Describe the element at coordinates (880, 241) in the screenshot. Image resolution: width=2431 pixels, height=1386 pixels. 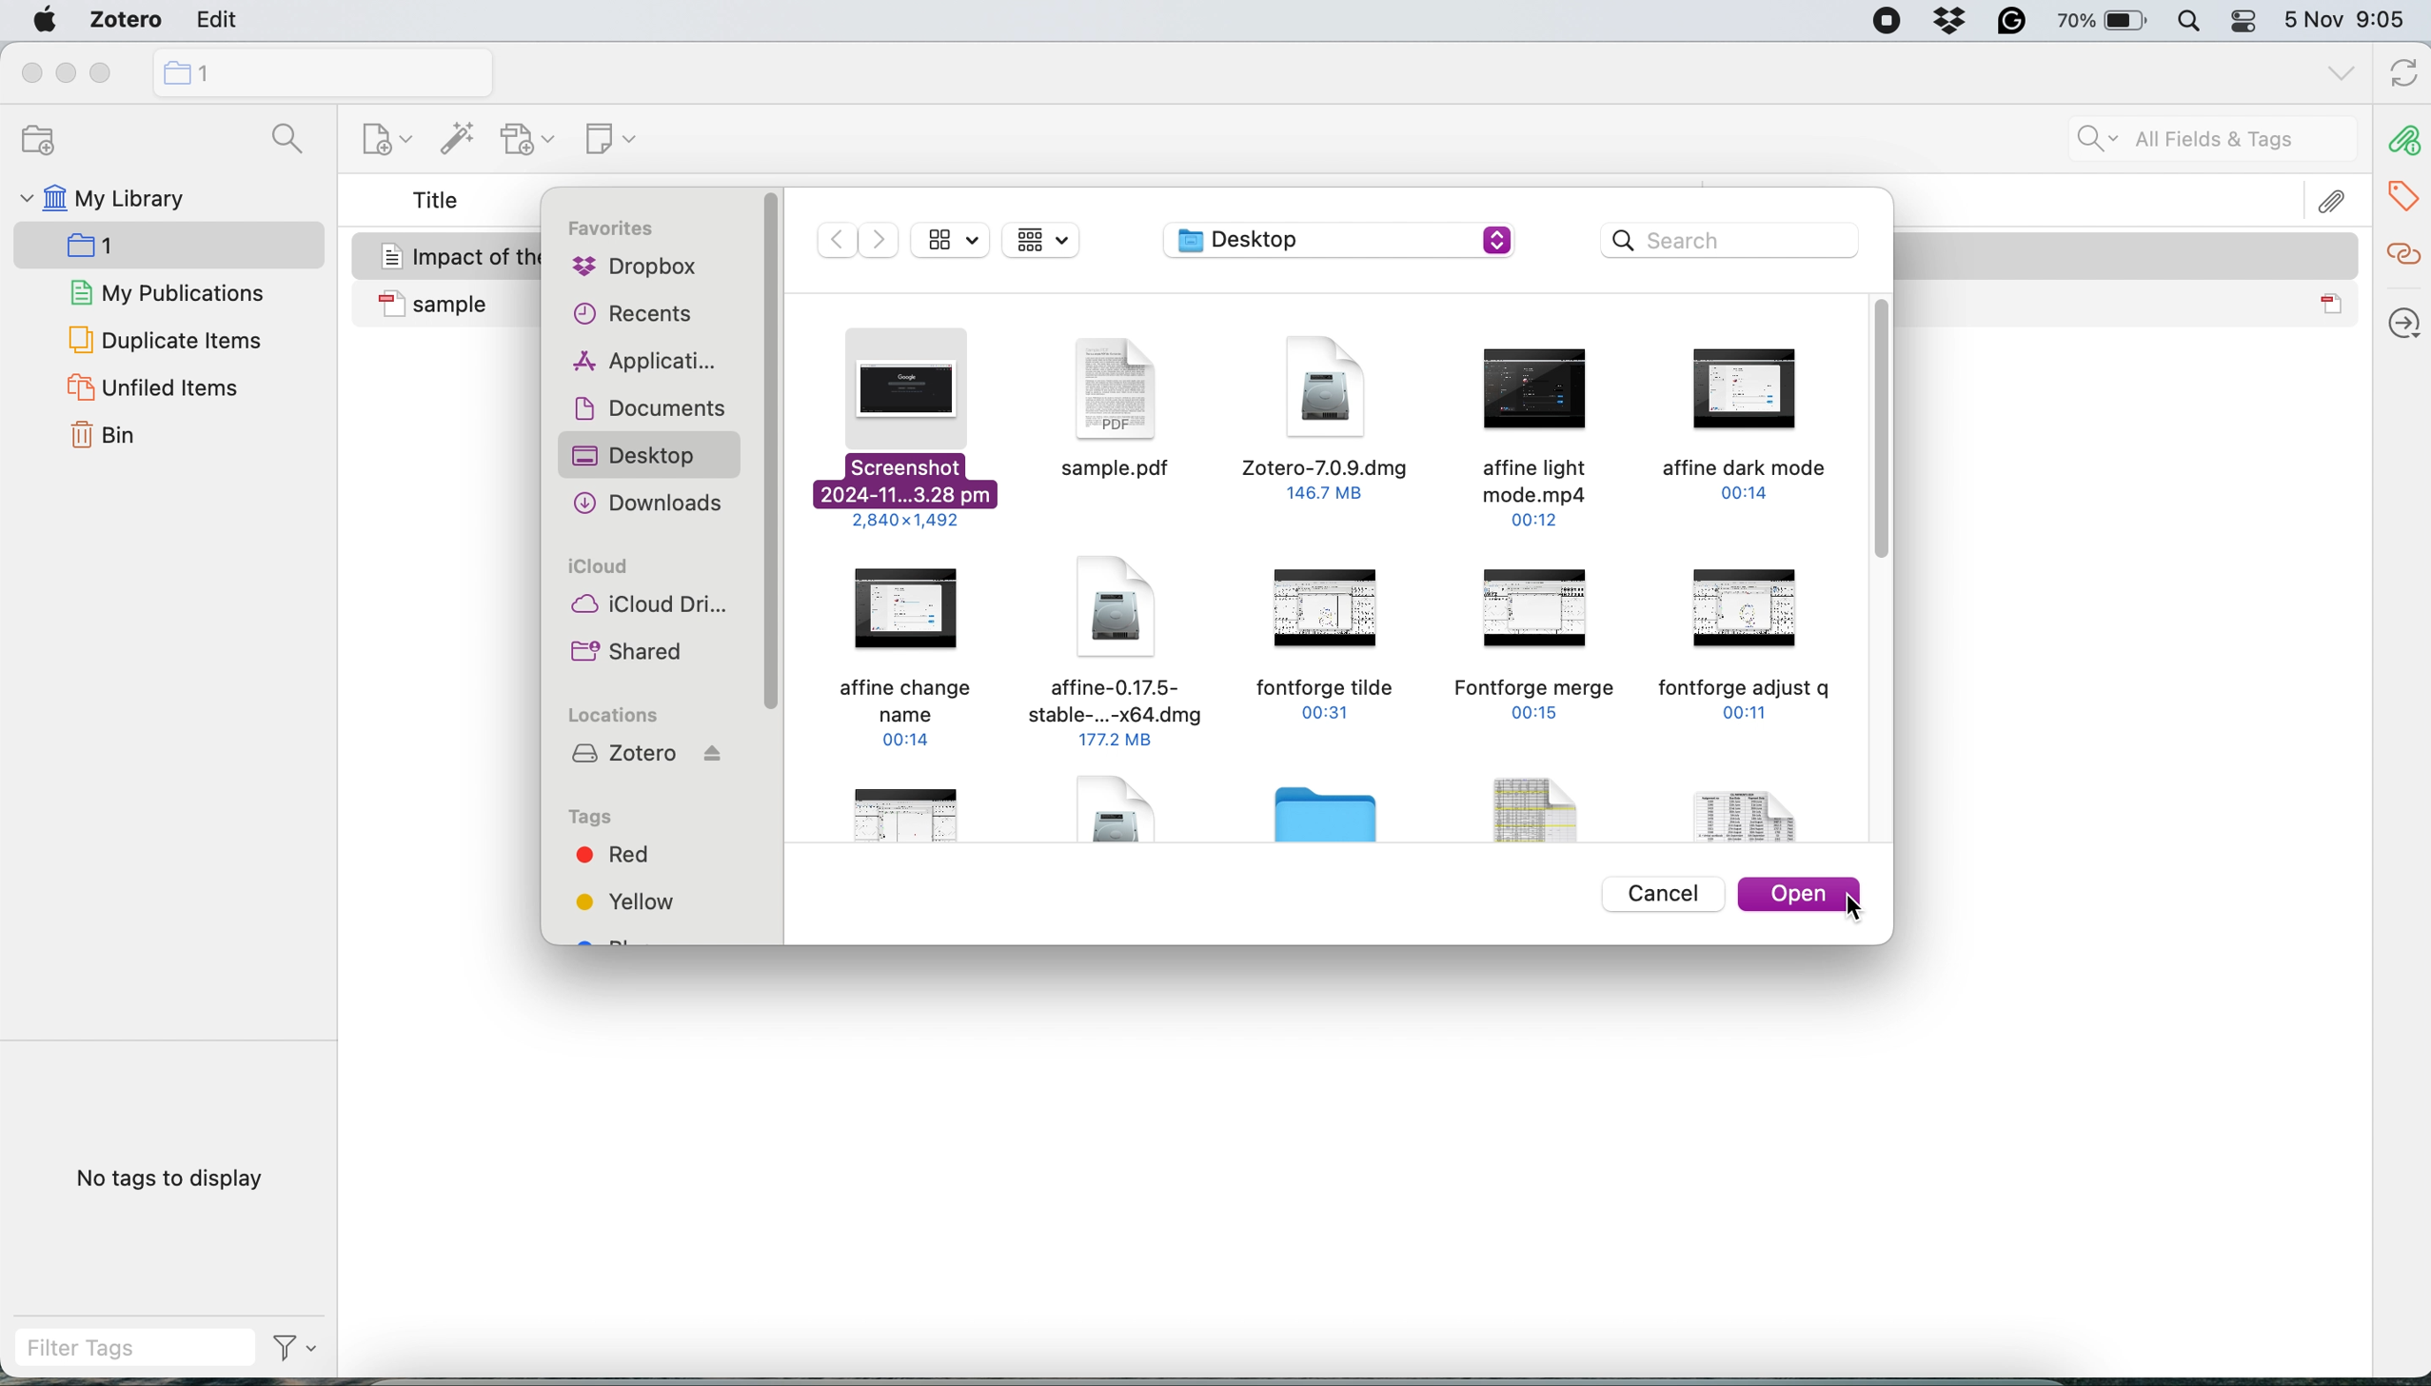
I see `Next` at that location.